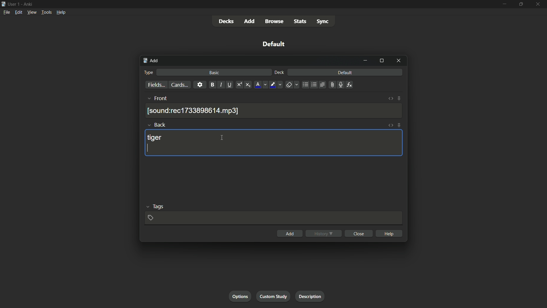  I want to click on ordered list, so click(313, 85).